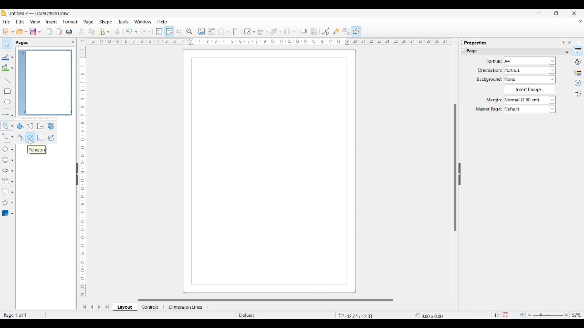  I want to click on Curve and polygon options, so click(12, 126).